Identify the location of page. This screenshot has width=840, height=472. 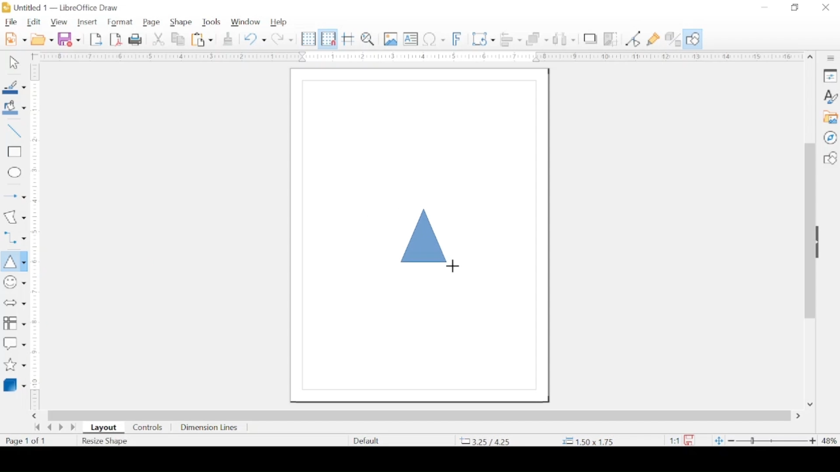
(153, 21).